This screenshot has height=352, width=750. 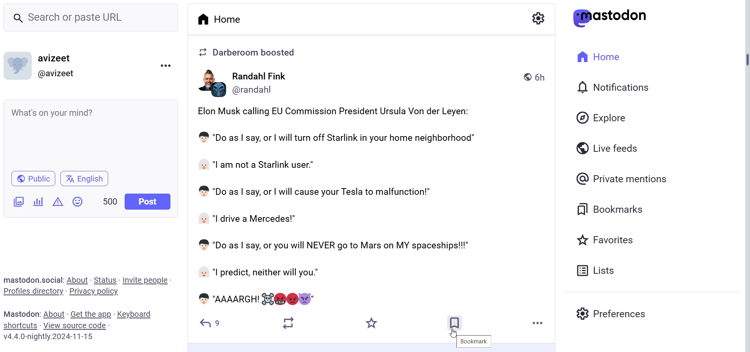 I want to click on Reply, so click(x=211, y=323).